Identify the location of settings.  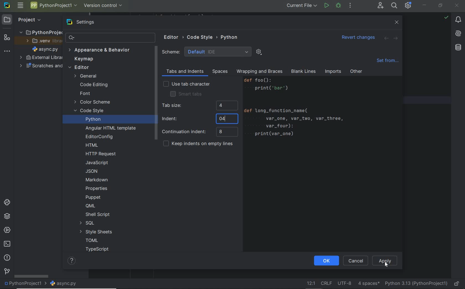
(86, 22).